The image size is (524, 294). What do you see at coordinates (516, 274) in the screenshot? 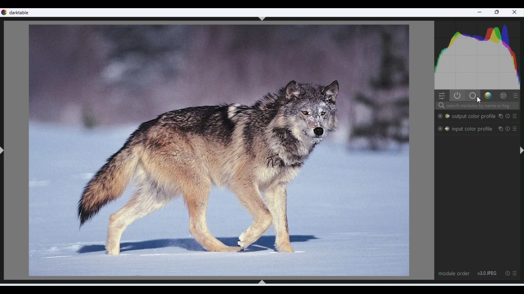
I see `Preset` at bounding box center [516, 274].